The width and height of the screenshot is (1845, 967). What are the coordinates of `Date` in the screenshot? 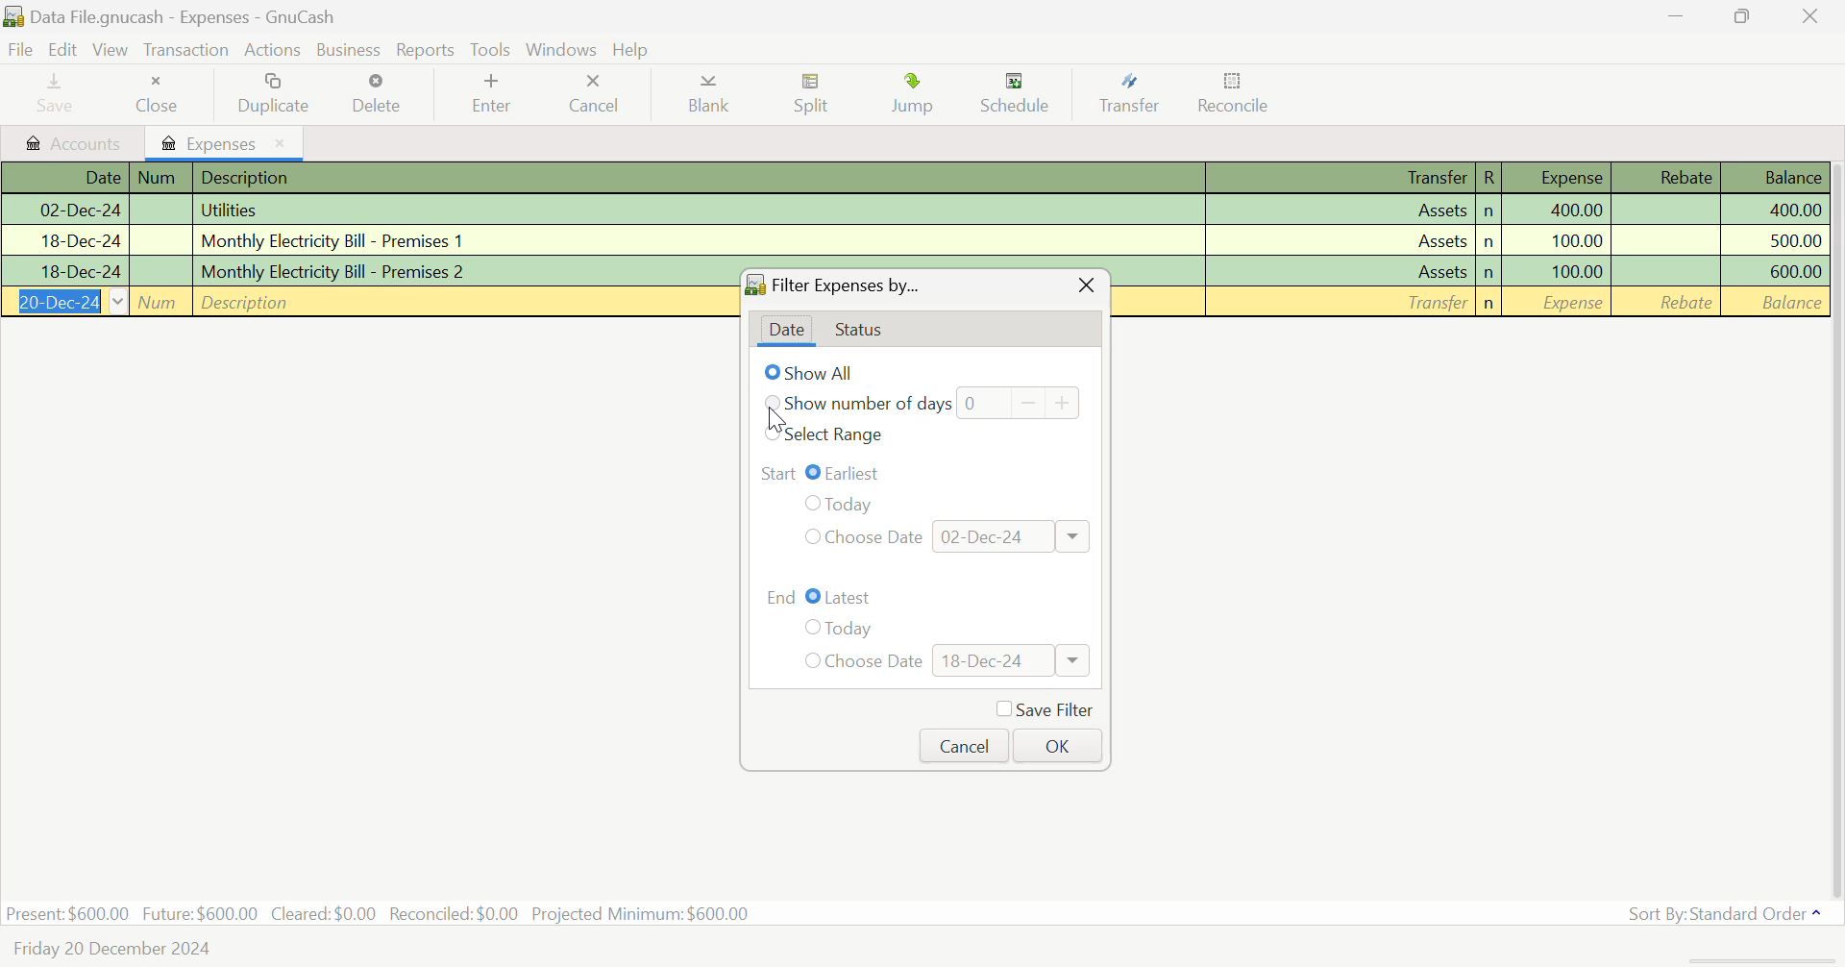 It's located at (62, 211).